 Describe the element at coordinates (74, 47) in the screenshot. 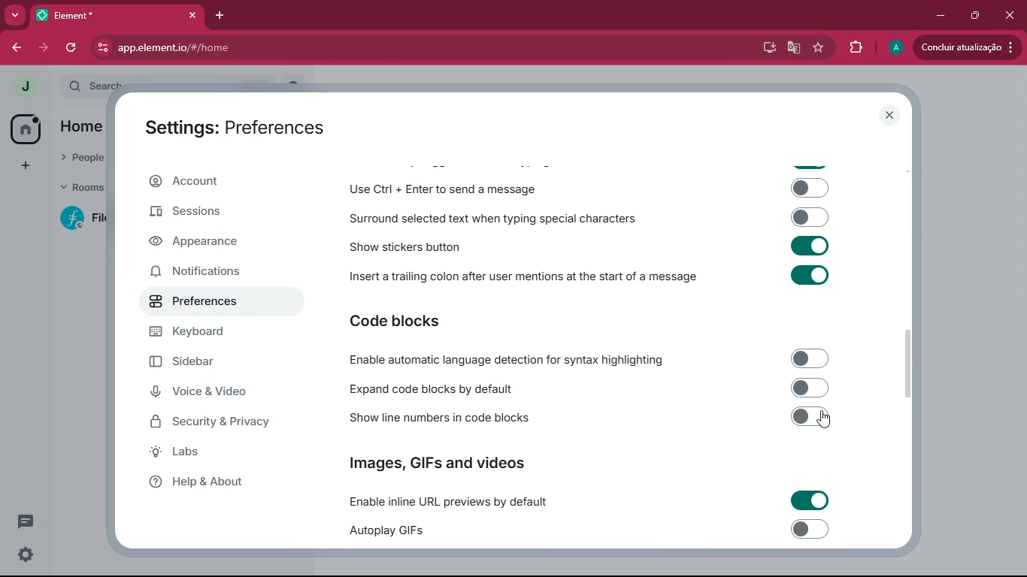

I see `refresh` at that location.